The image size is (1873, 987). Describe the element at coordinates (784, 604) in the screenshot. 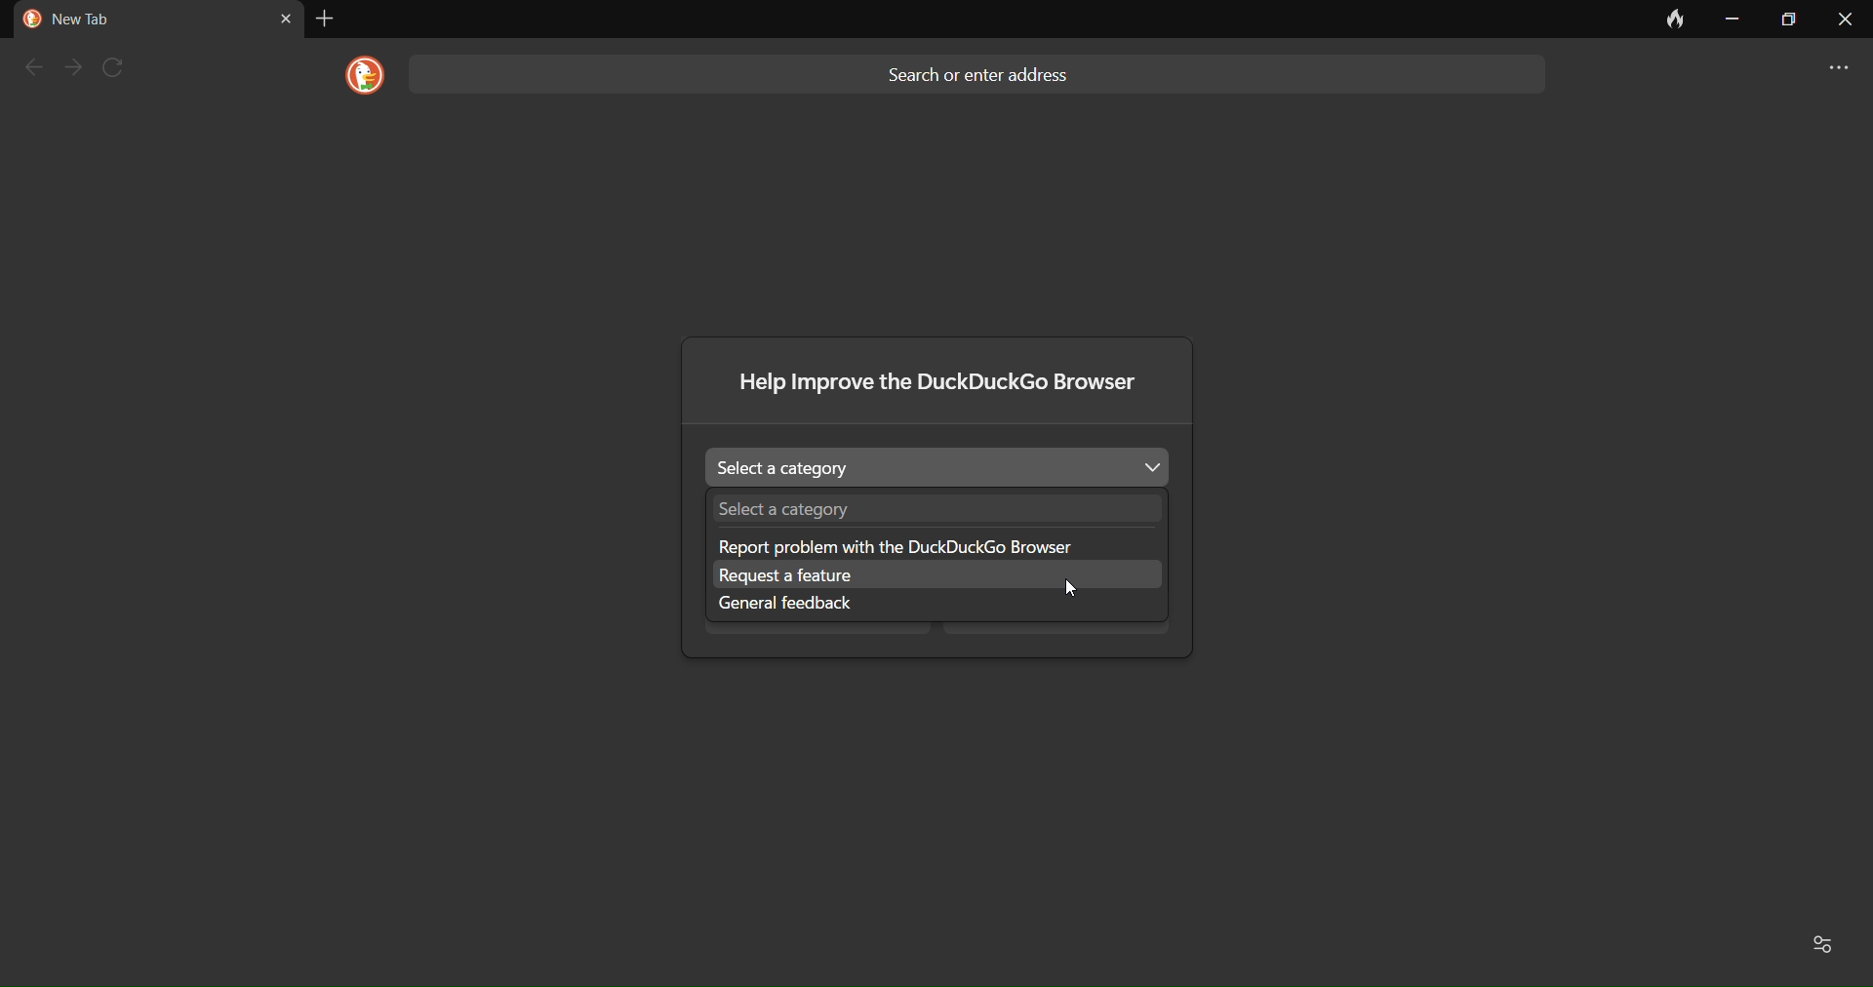

I see `general feedback` at that location.